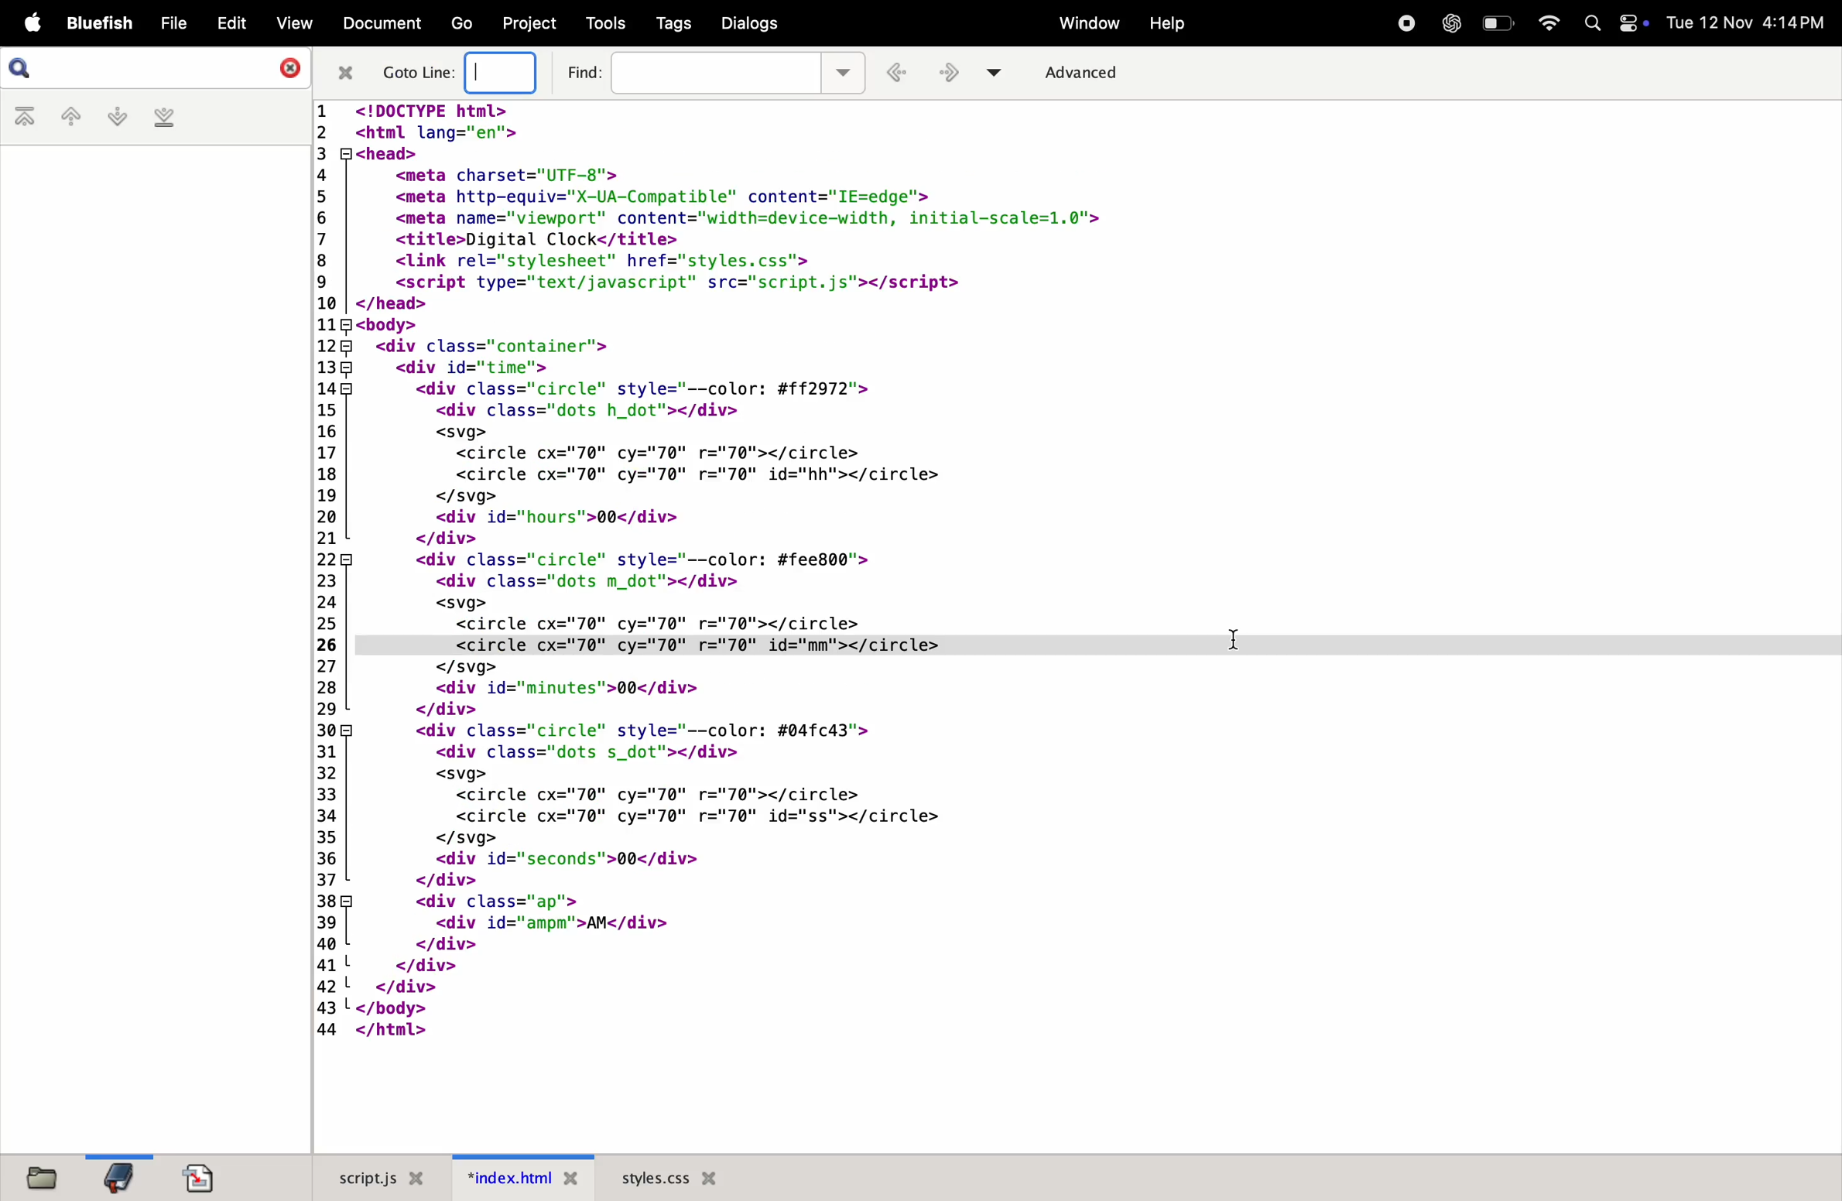 The height and width of the screenshot is (1201, 1842). Describe the element at coordinates (524, 1178) in the screenshot. I see `index.html` at that location.